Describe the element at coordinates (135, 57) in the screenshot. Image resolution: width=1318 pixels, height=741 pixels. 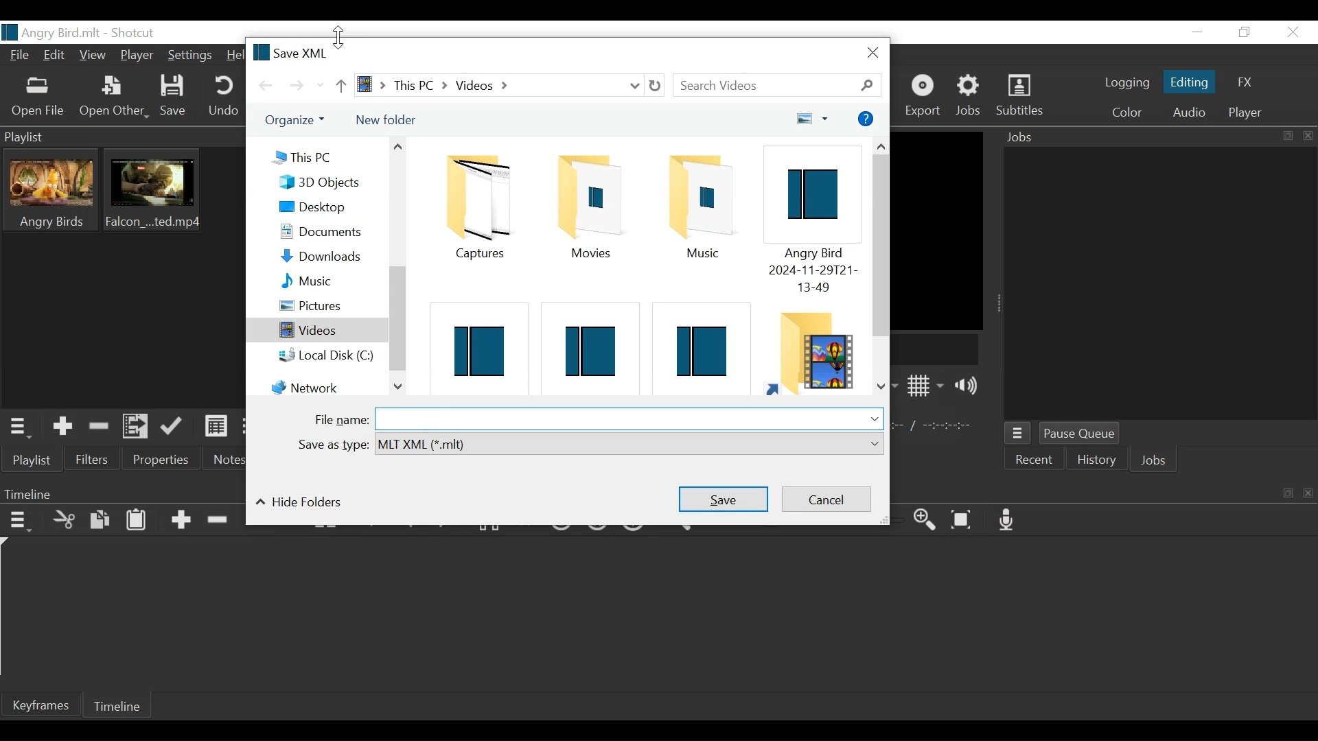
I see `Player` at that location.